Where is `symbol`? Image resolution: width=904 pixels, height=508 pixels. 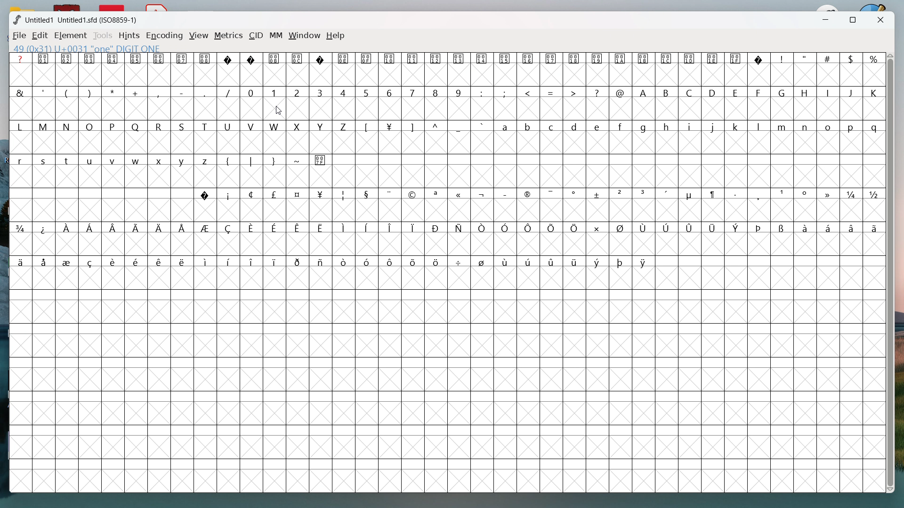 symbol is located at coordinates (803, 227).